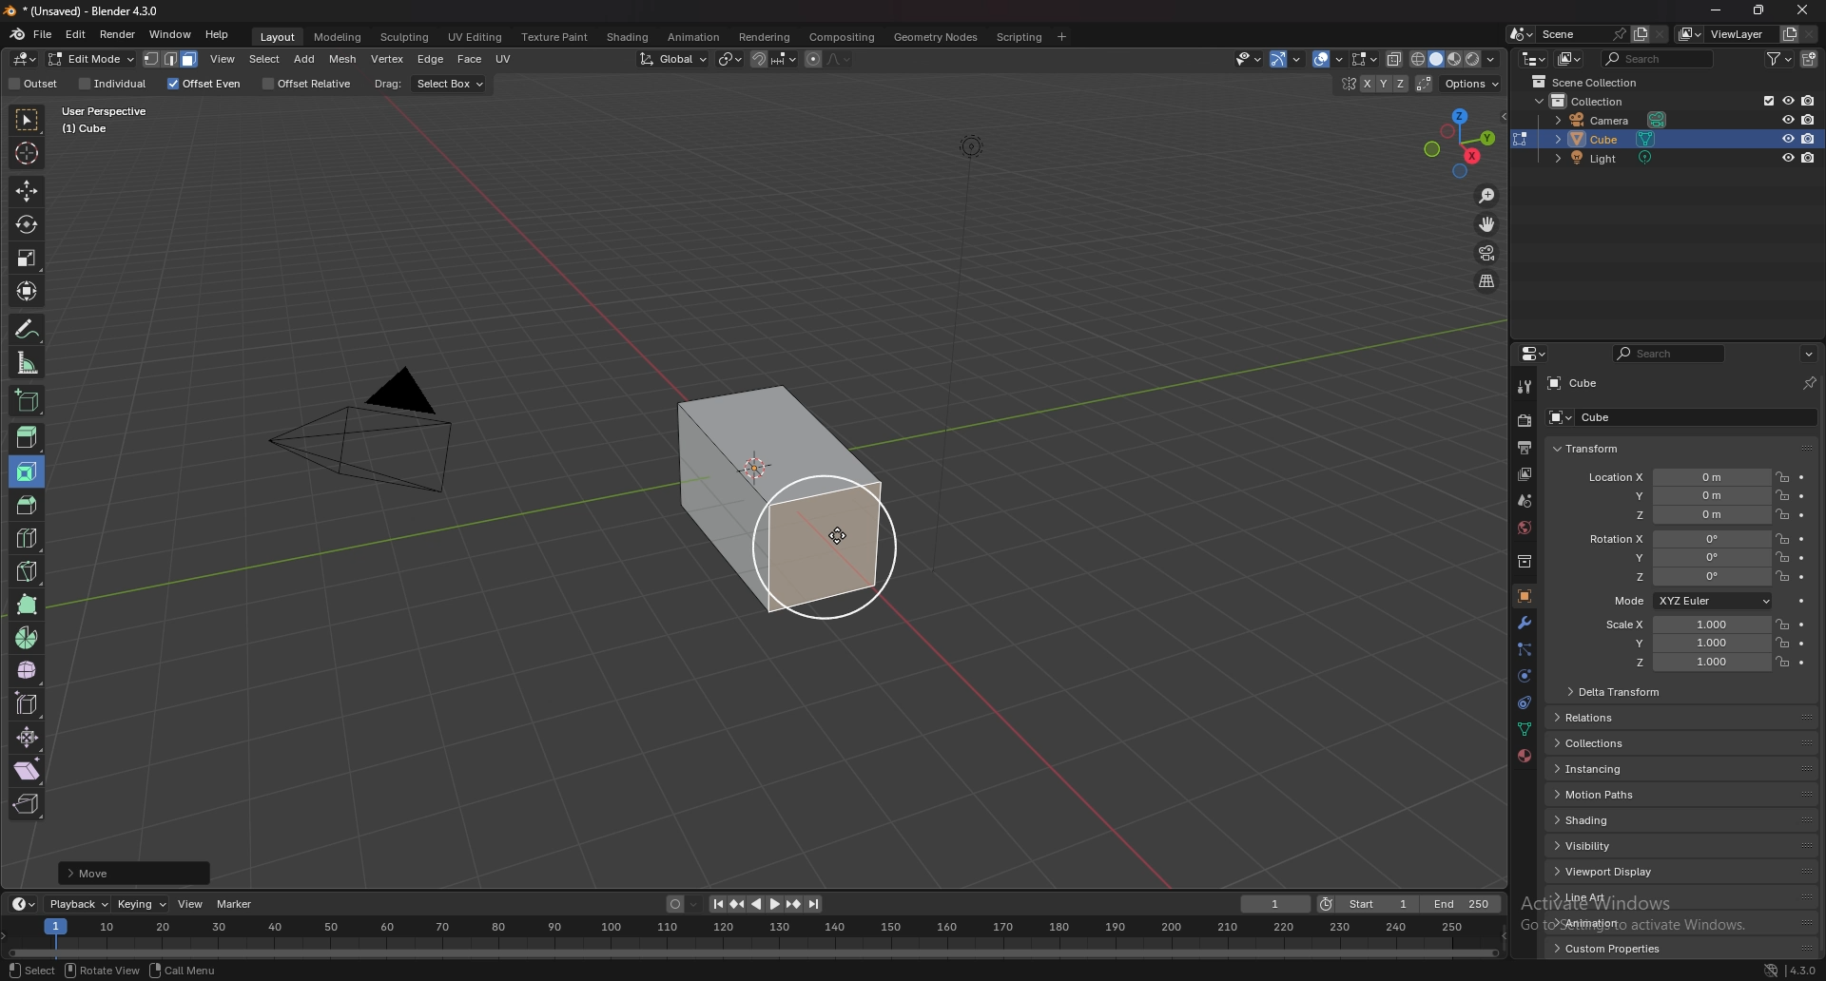 The height and width of the screenshot is (981, 1826). What do you see at coordinates (1803, 602) in the screenshot?
I see `animate property` at bounding box center [1803, 602].